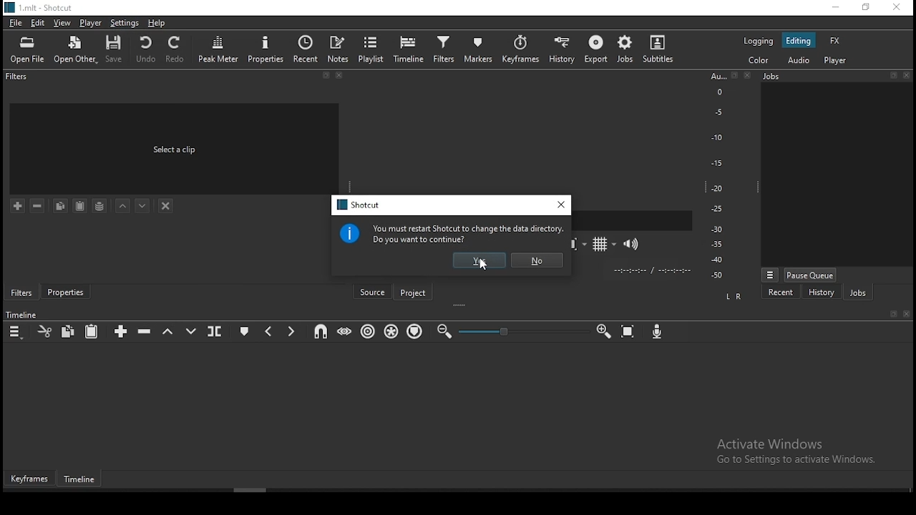 The image size is (916, 515). I want to click on close, so click(908, 74).